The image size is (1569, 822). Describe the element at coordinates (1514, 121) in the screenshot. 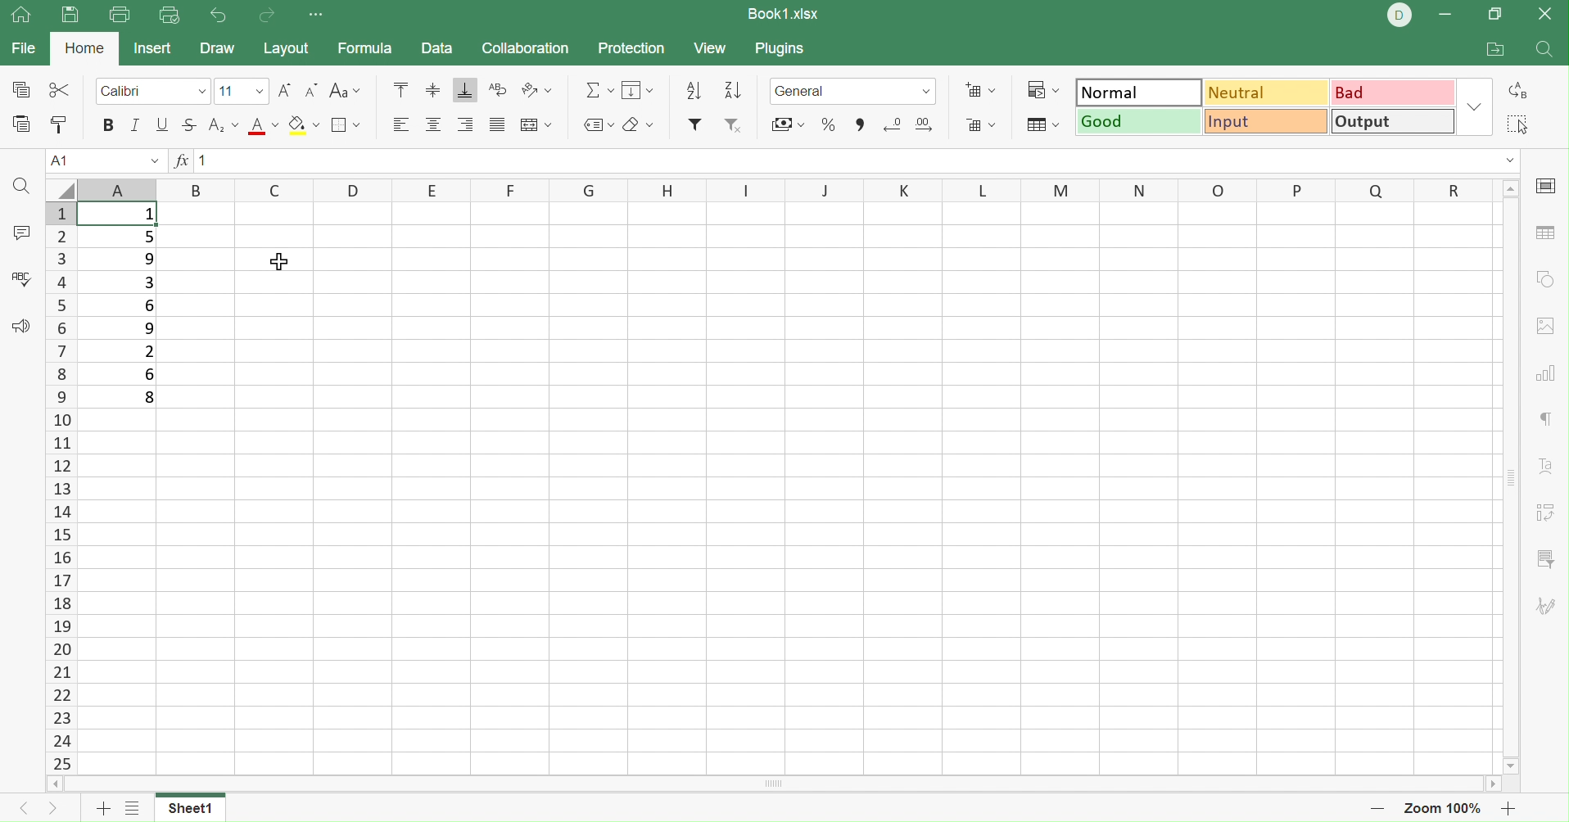

I see `Select all` at that location.